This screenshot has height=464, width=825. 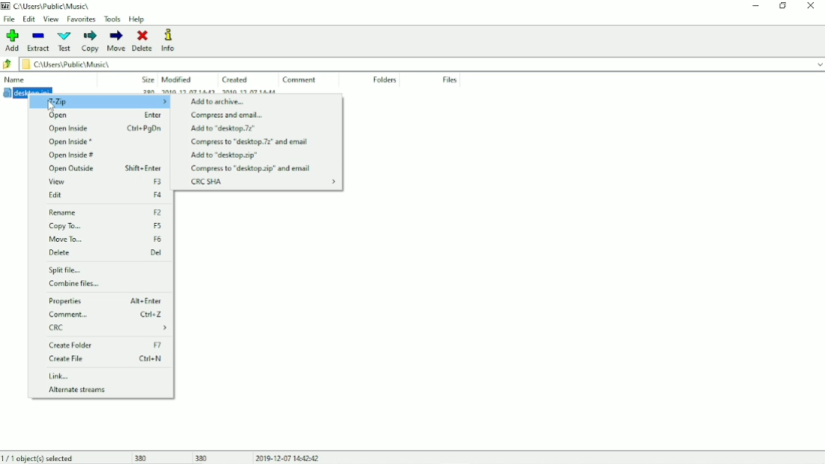 What do you see at coordinates (187, 90) in the screenshot?
I see `2019-12-07 142` at bounding box center [187, 90].